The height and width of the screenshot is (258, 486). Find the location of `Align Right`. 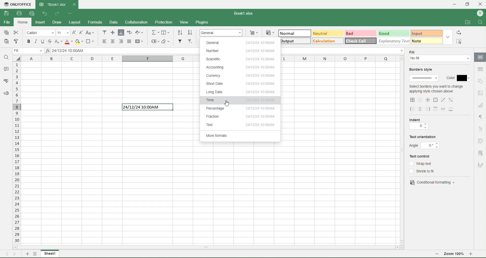

Align Right is located at coordinates (121, 41).